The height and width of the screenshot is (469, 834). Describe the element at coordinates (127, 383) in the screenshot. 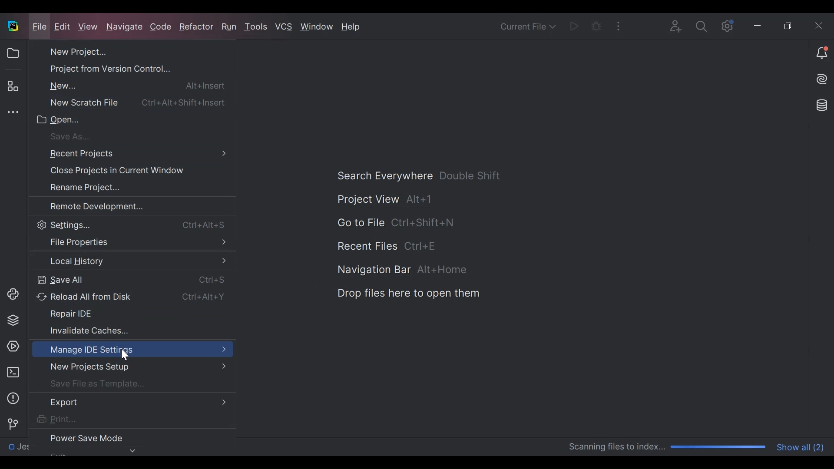

I see `Save File as a template` at that location.